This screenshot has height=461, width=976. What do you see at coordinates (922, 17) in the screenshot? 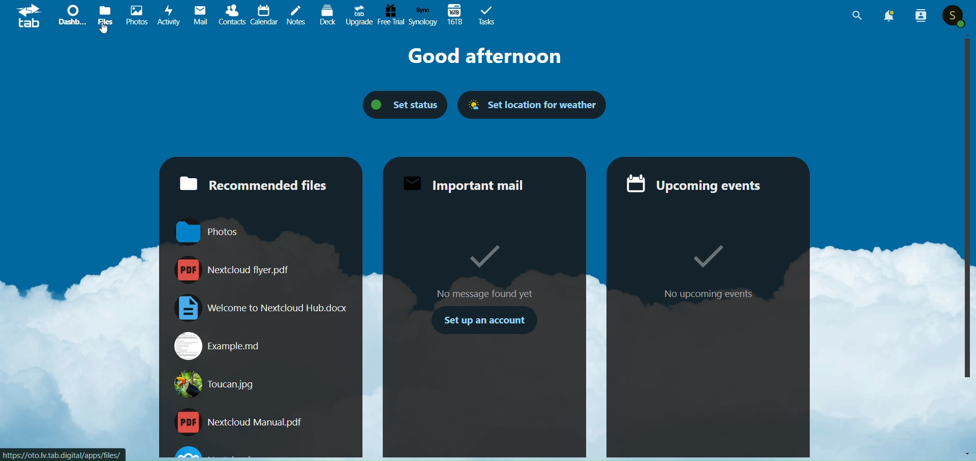
I see `people` at bounding box center [922, 17].